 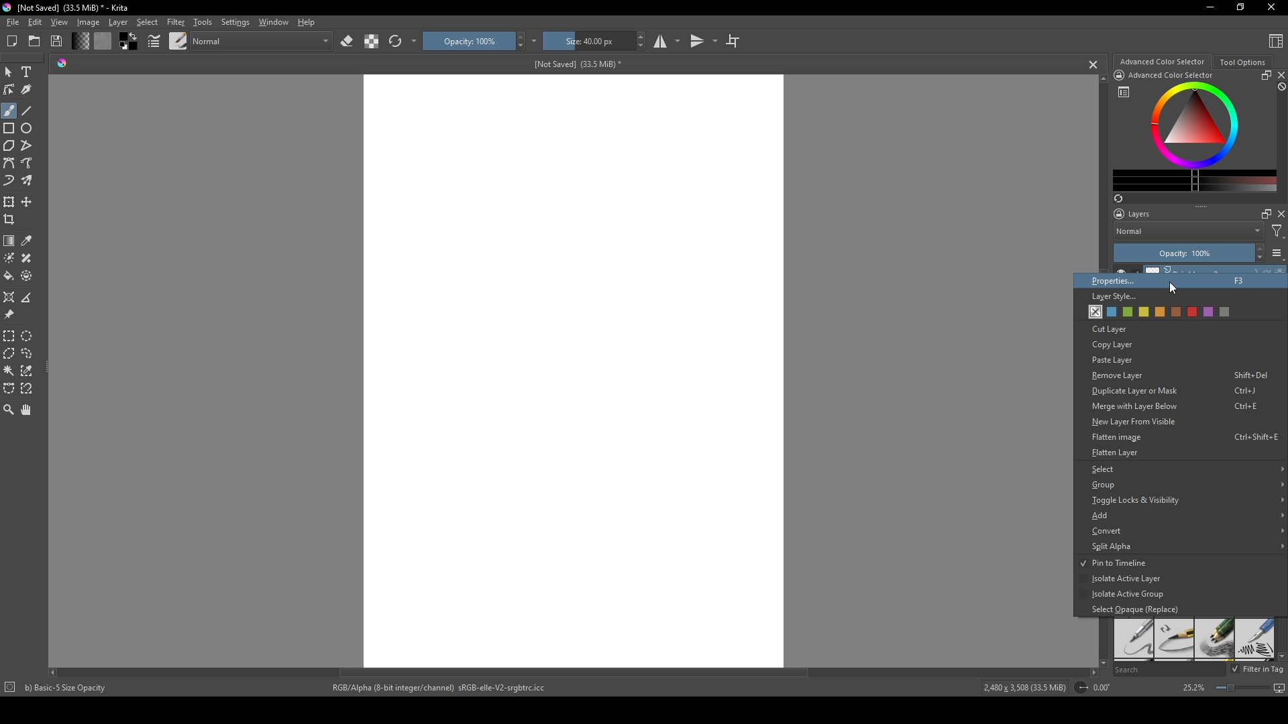 What do you see at coordinates (1114, 564) in the screenshot?
I see `Pin to Timeline` at bounding box center [1114, 564].